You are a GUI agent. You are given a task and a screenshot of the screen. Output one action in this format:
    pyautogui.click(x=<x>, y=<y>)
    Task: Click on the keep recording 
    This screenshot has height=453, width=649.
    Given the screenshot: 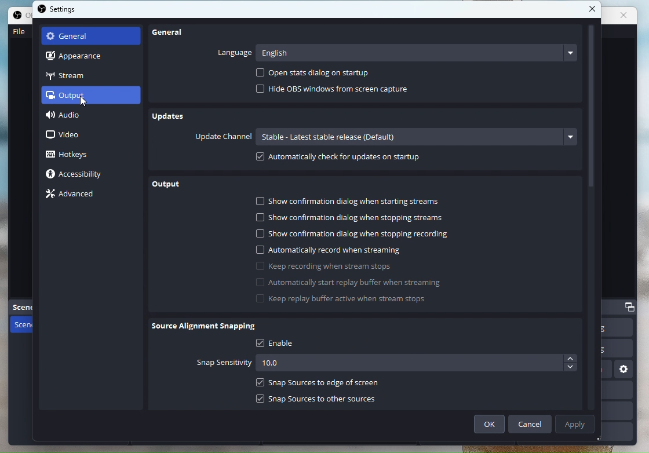 What is the action you would take?
    pyautogui.click(x=327, y=266)
    